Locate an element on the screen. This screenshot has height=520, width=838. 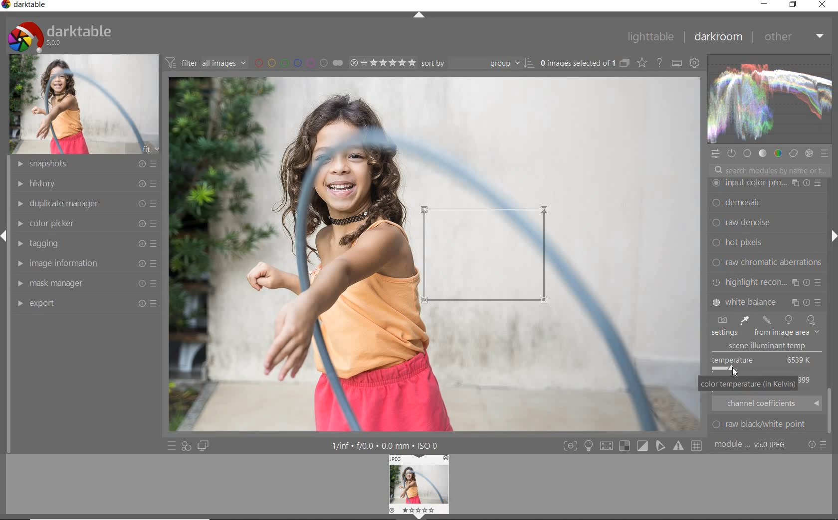
mask manager is located at coordinates (85, 281).